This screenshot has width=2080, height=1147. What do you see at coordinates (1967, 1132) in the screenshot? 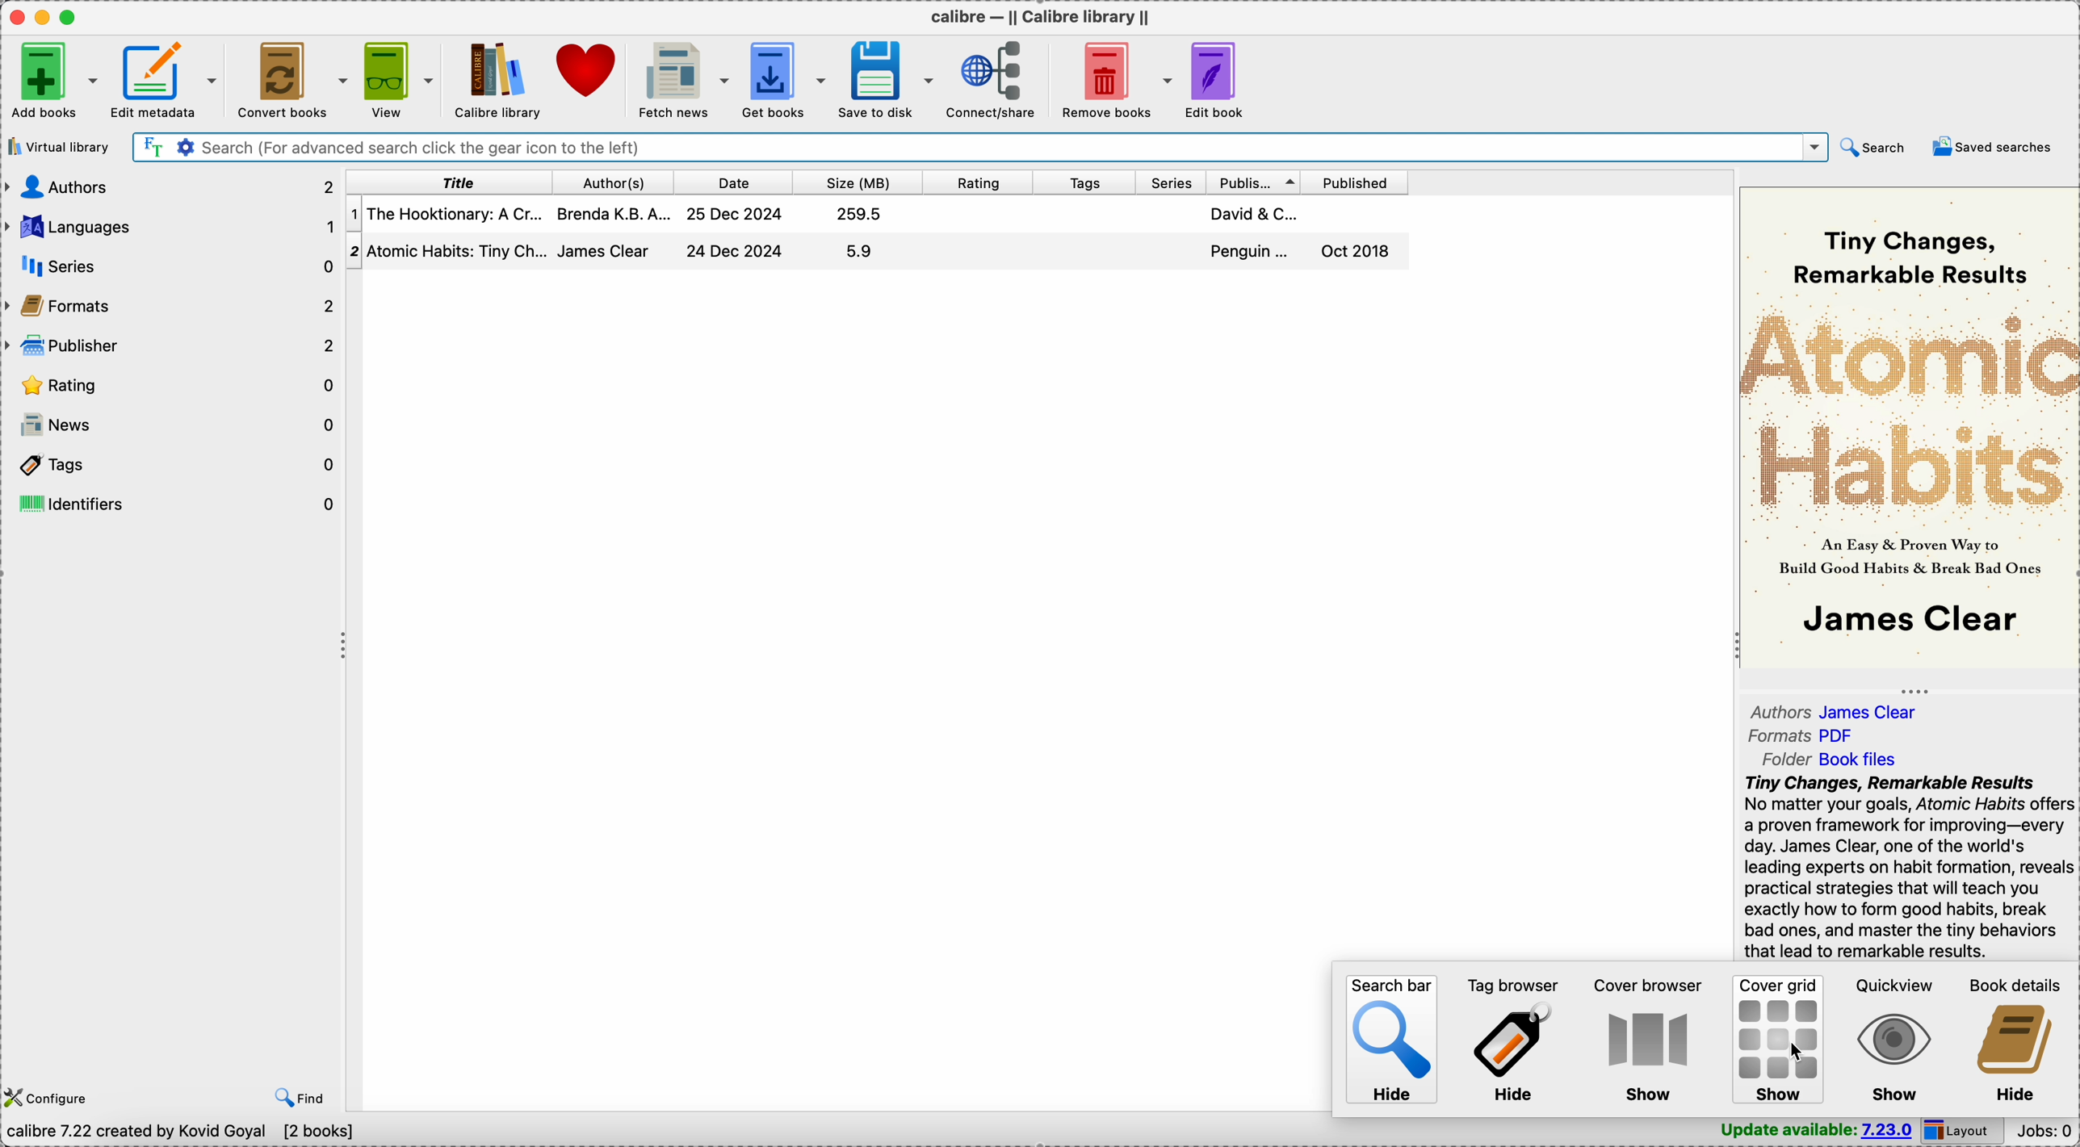
I see `layout` at bounding box center [1967, 1132].